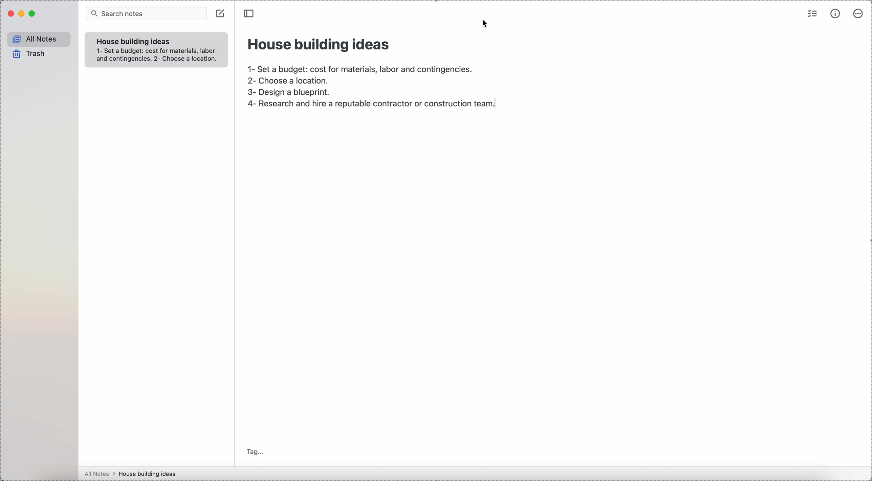 This screenshot has height=481, width=872. Describe the element at coordinates (290, 93) in the screenshot. I see `design a blueprint` at that location.